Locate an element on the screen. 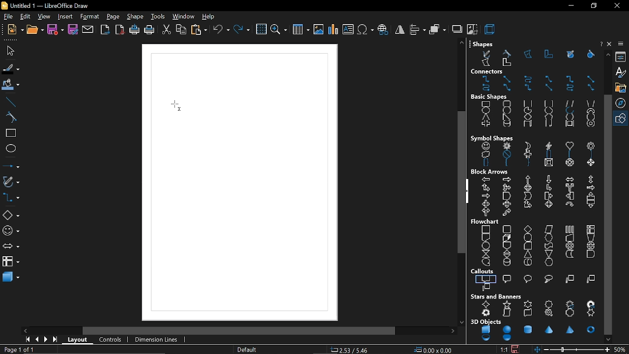 The width and height of the screenshot is (629, 354). connector ends with arrow is located at coordinates (486, 79).